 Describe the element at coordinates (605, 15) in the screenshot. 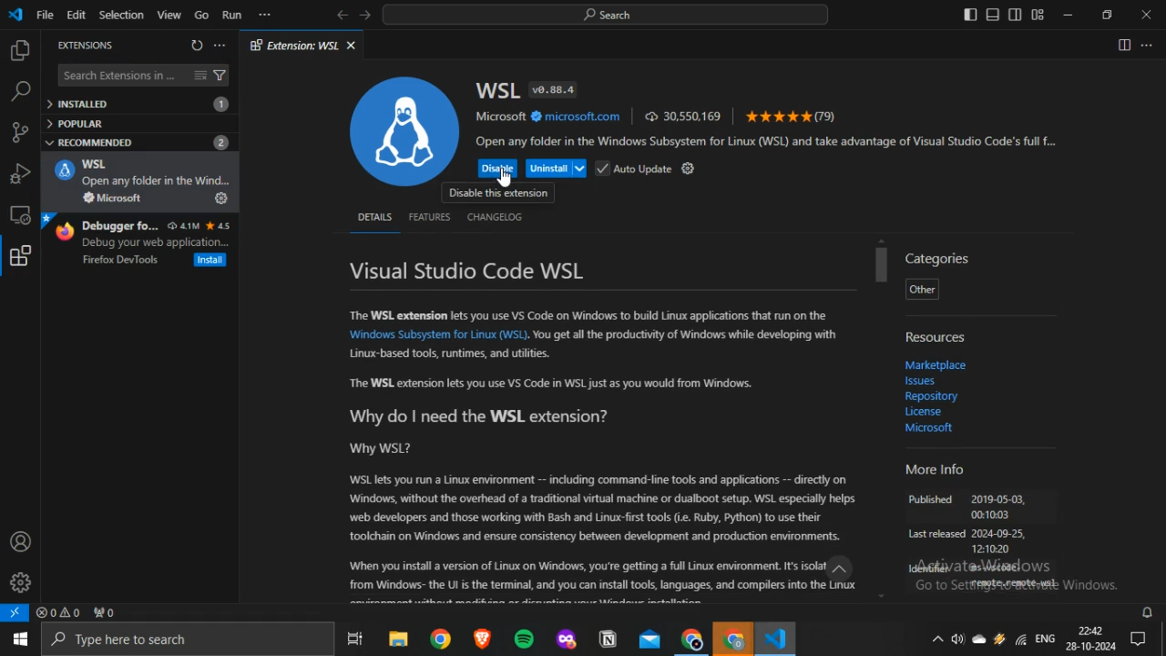

I see `search` at that location.